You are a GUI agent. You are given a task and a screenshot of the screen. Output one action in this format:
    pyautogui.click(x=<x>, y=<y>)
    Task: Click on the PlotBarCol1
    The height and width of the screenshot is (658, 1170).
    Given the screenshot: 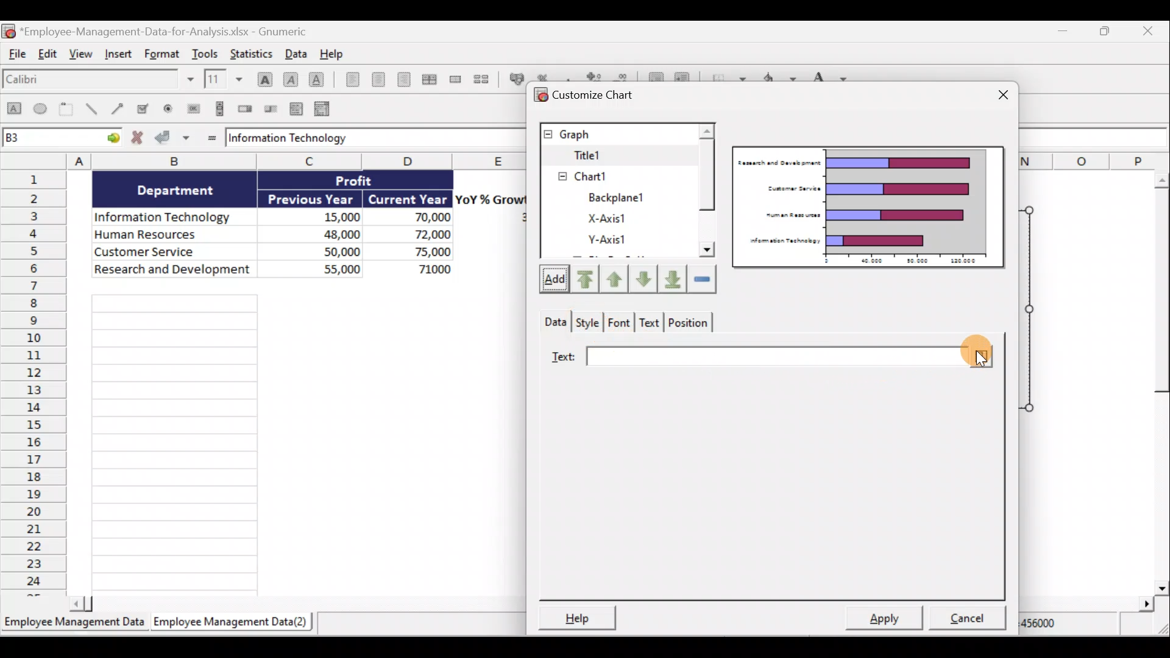 What is the action you would take?
    pyautogui.click(x=617, y=241)
    